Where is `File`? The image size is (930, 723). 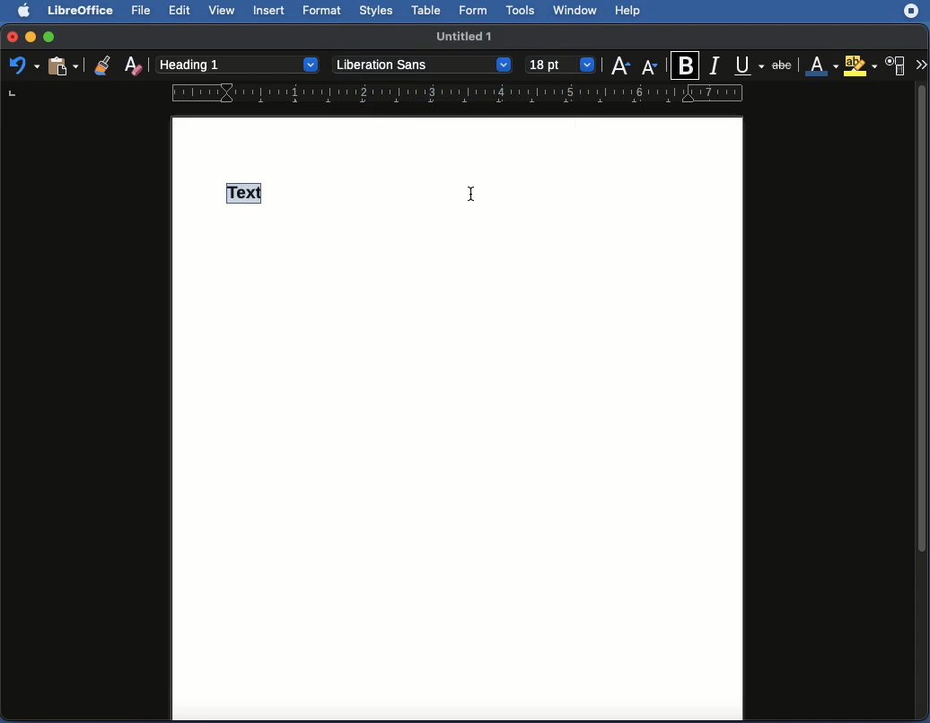
File is located at coordinates (143, 11).